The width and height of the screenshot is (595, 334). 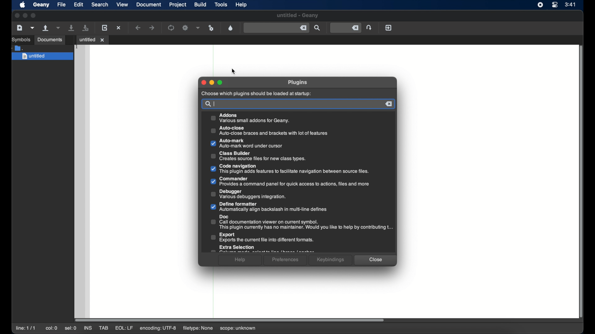 I want to click on find entered text in current file, so click(x=317, y=28).